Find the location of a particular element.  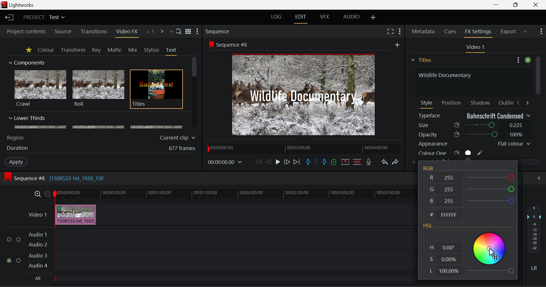

Move between Tabs is located at coordinates (523, 102).